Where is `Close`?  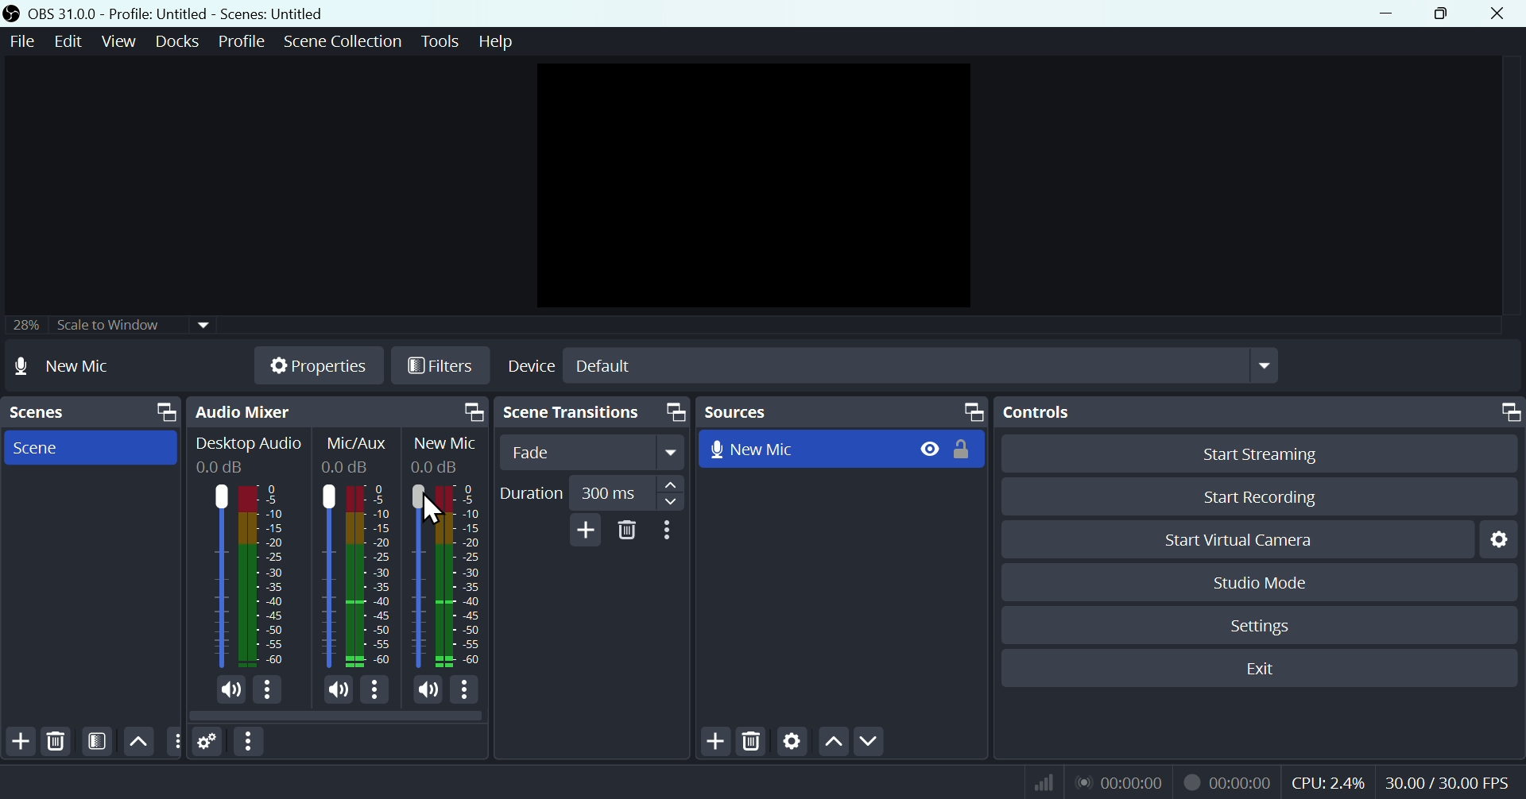 Close is located at coordinates (1496, 14).